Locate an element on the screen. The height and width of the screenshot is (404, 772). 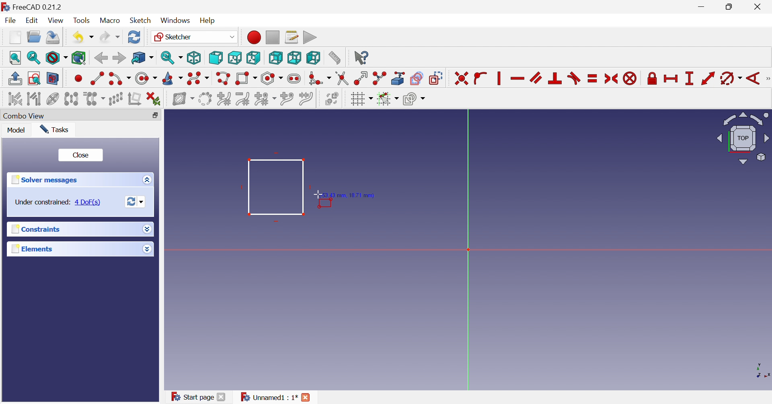
Bottom is located at coordinates (294, 57).